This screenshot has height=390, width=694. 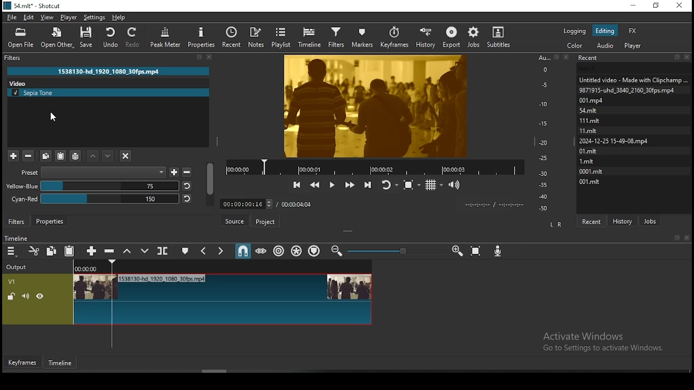 I want to click on project, so click(x=265, y=222).